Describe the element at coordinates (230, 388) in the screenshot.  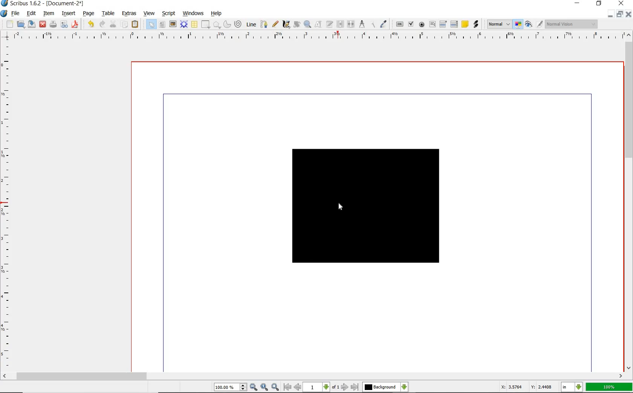
I see `select current zoom level` at that location.